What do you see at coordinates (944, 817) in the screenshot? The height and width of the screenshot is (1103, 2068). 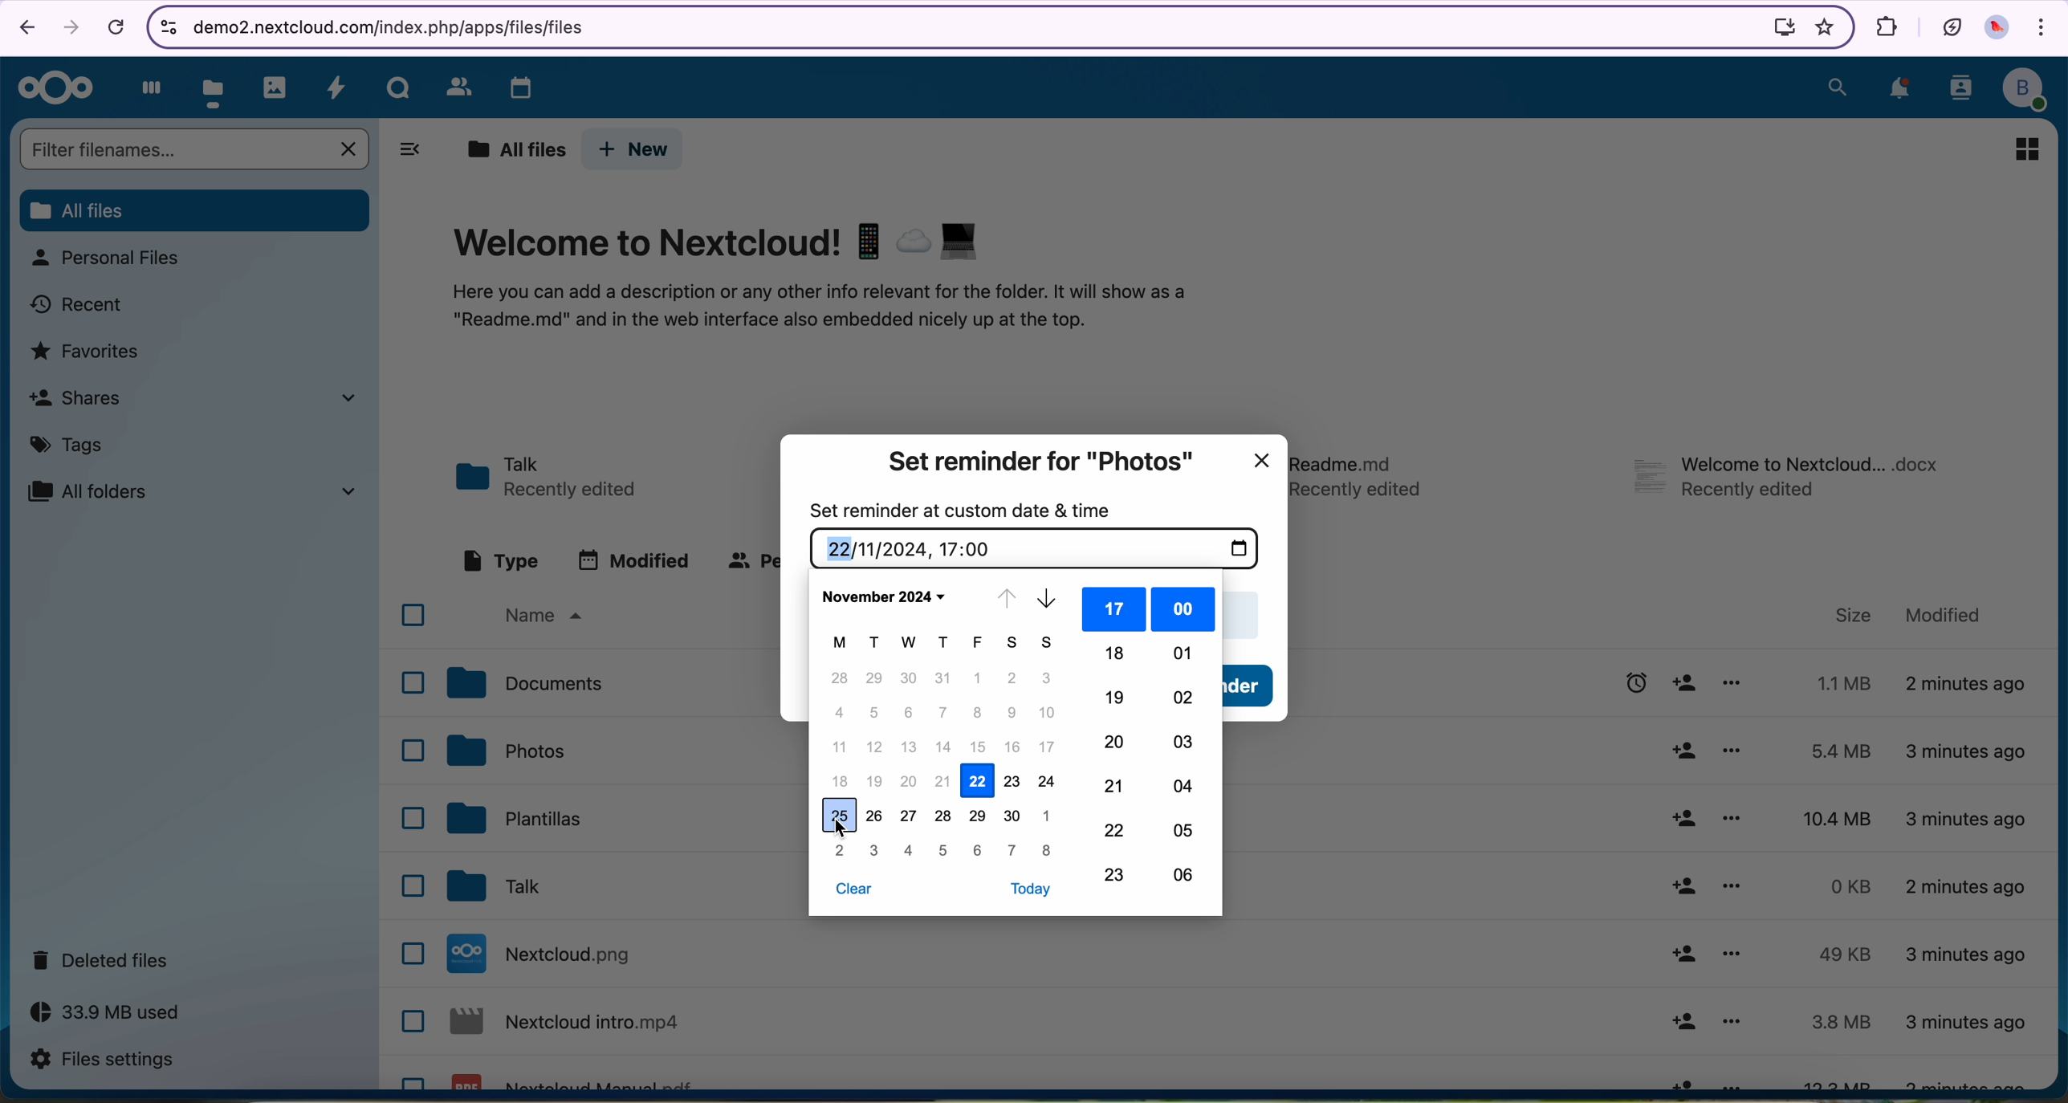 I see `28` at bounding box center [944, 817].